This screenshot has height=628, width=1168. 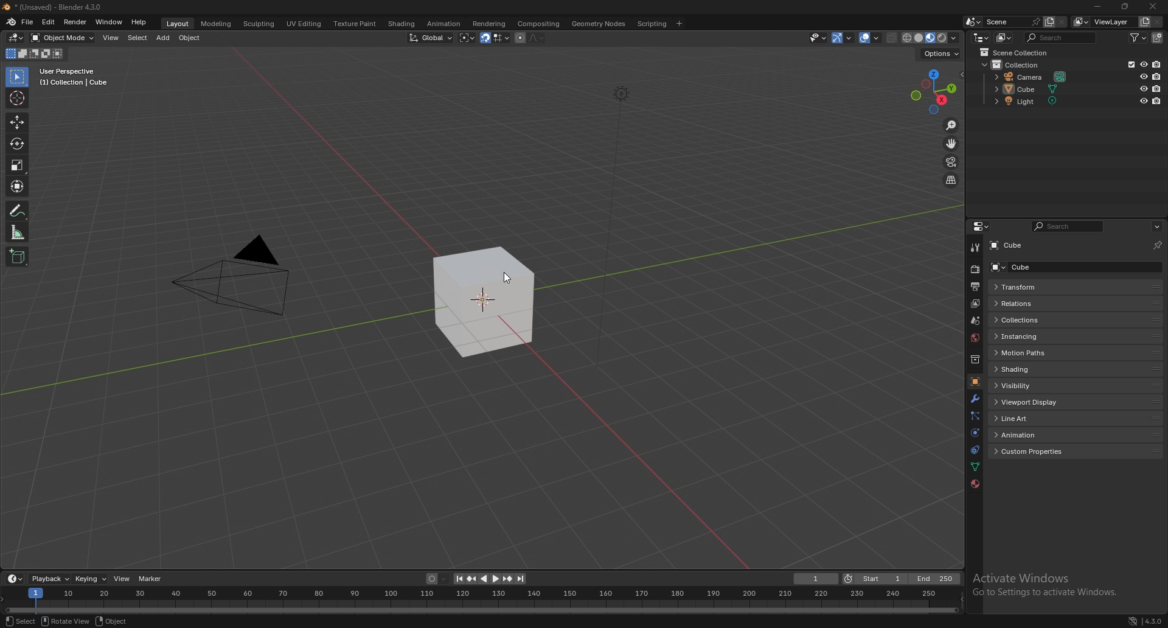 What do you see at coordinates (975, 433) in the screenshot?
I see `physics` at bounding box center [975, 433].